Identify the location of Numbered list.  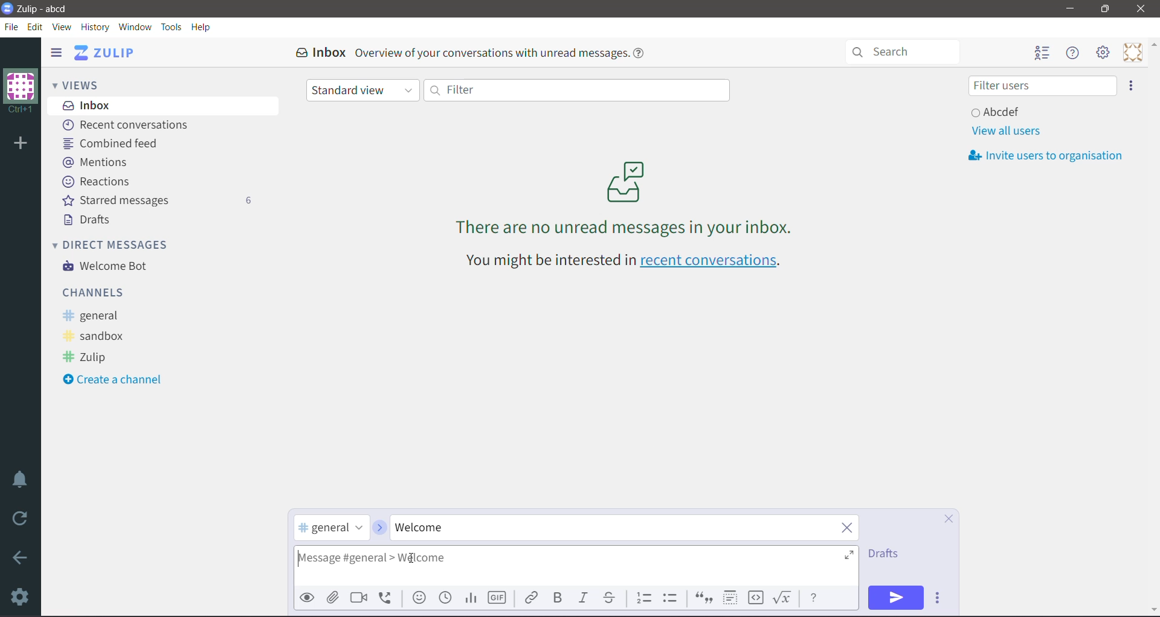
(644, 596).